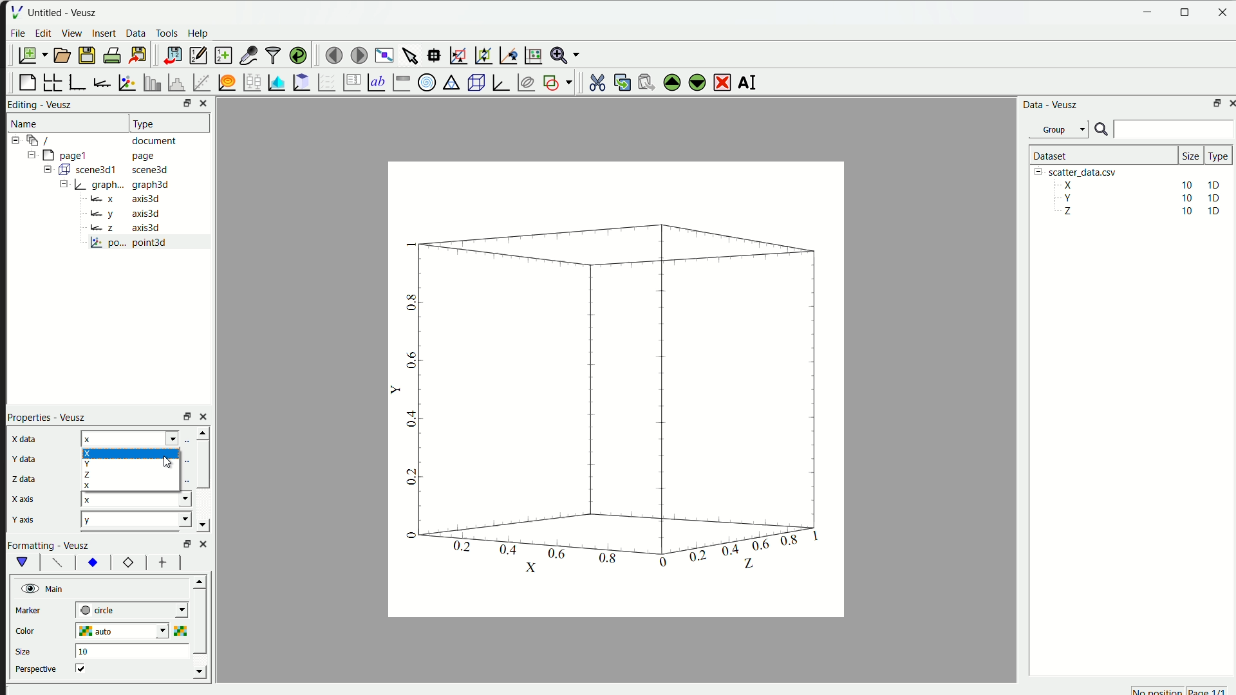  What do you see at coordinates (1058, 131) in the screenshot?
I see `Group ` at bounding box center [1058, 131].